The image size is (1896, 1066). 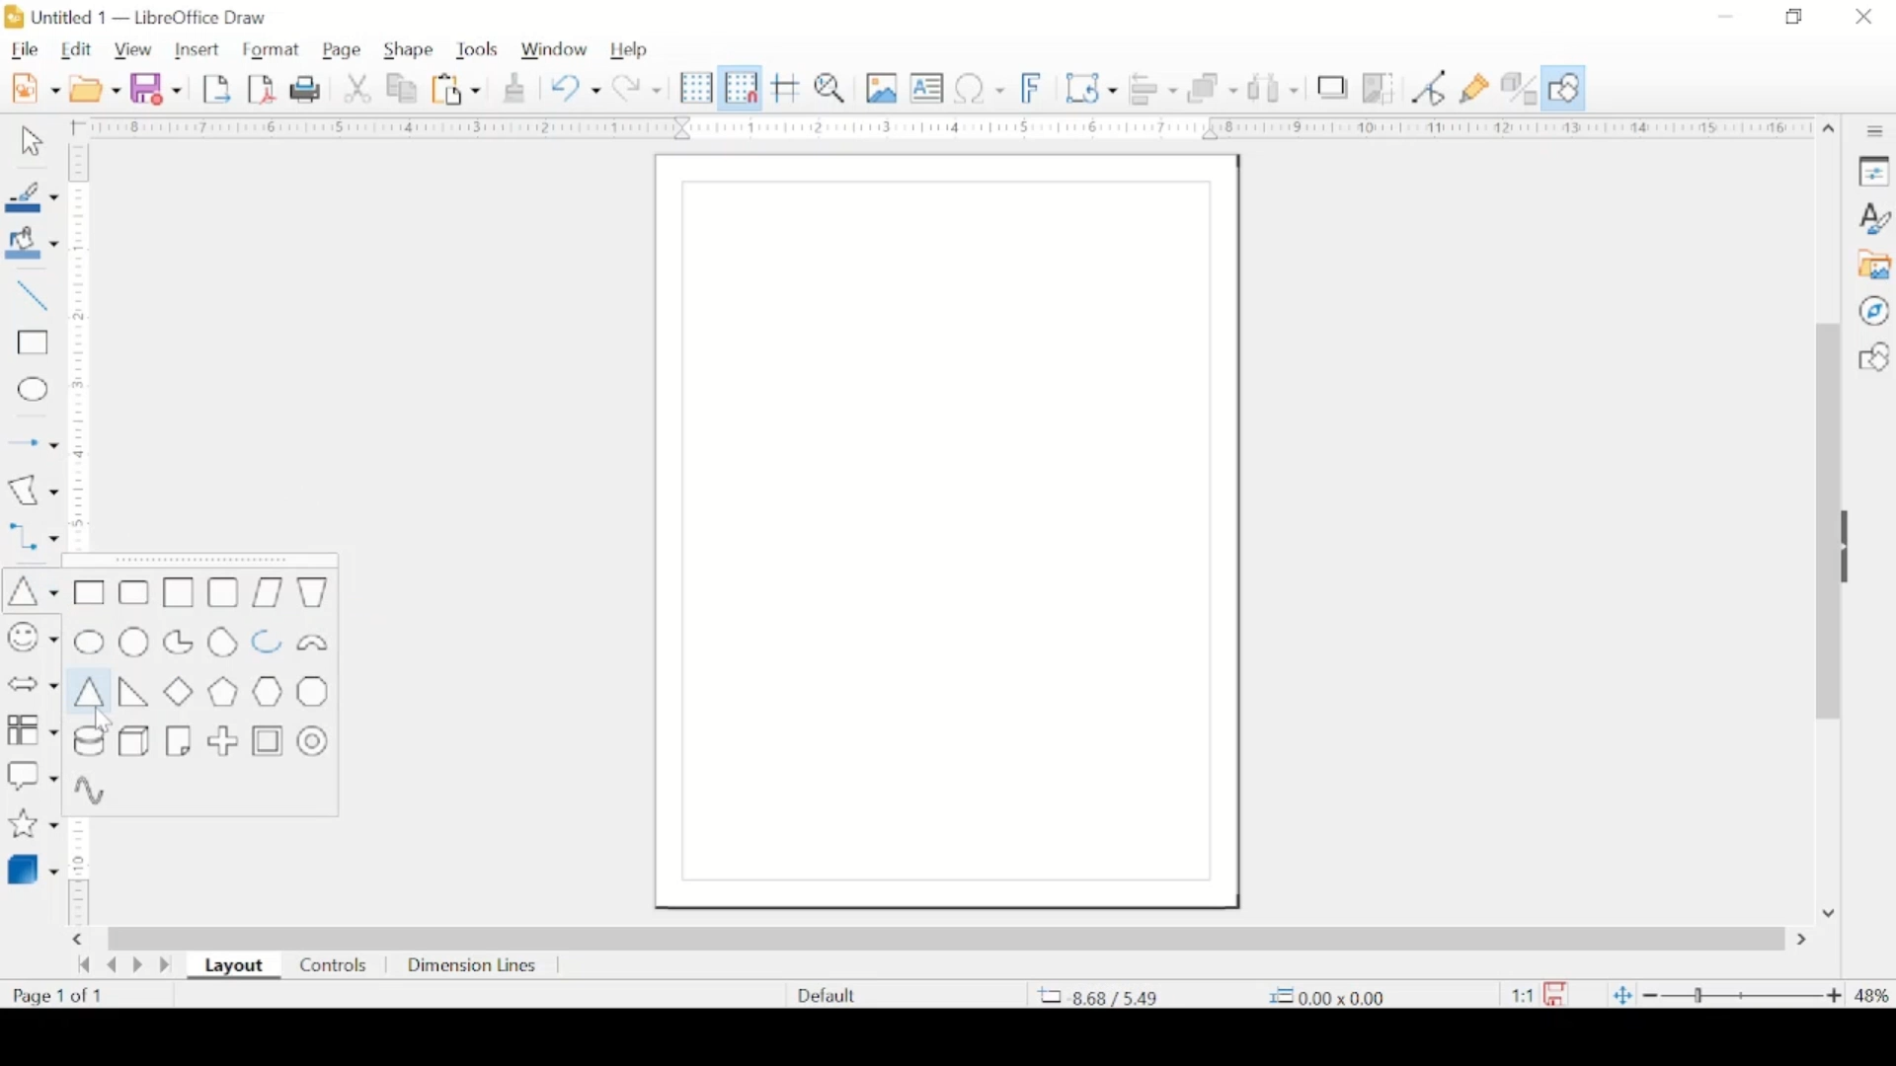 I want to click on scroll right, so click(x=81, y=939).